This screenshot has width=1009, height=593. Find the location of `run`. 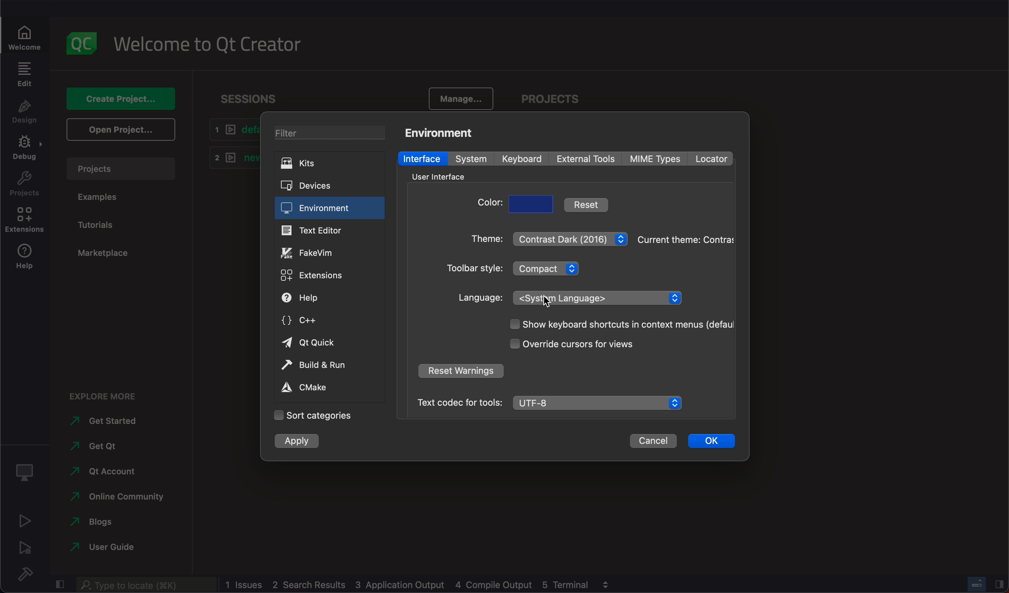

run is located at coordinates (24, 521).